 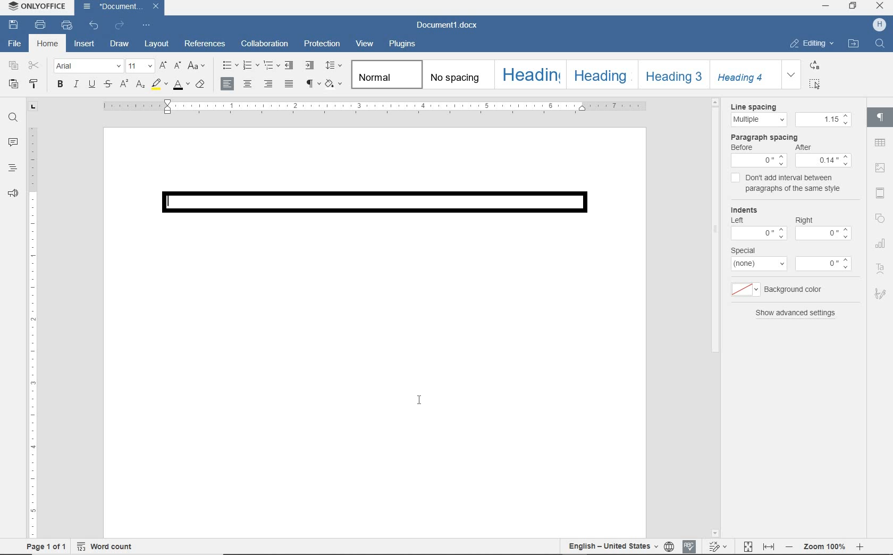 I want to click on select document language, so click(x=669, y=546).